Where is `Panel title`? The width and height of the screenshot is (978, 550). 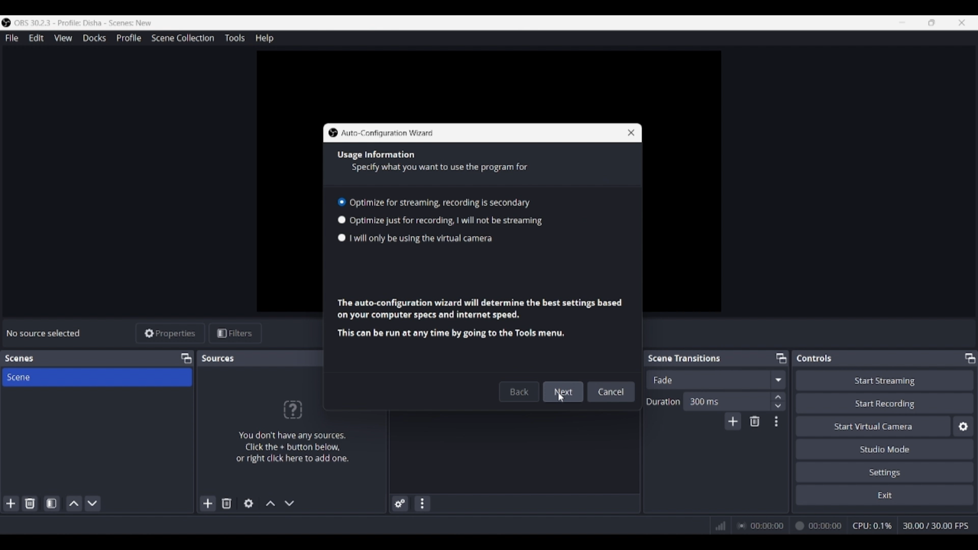 Panel title is located at coordinates (814, 358).